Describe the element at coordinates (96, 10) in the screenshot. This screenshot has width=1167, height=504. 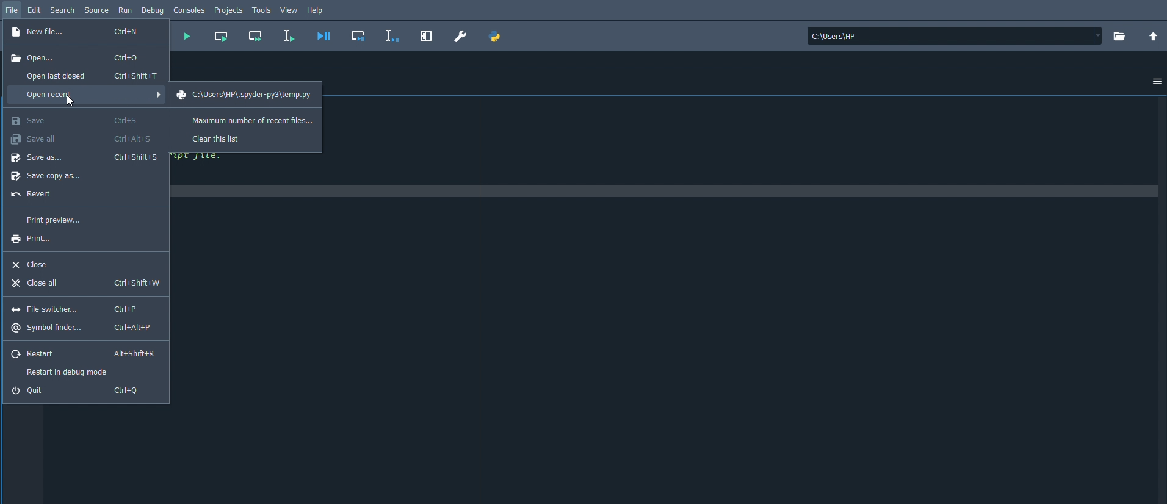
I see `Source` at that location.